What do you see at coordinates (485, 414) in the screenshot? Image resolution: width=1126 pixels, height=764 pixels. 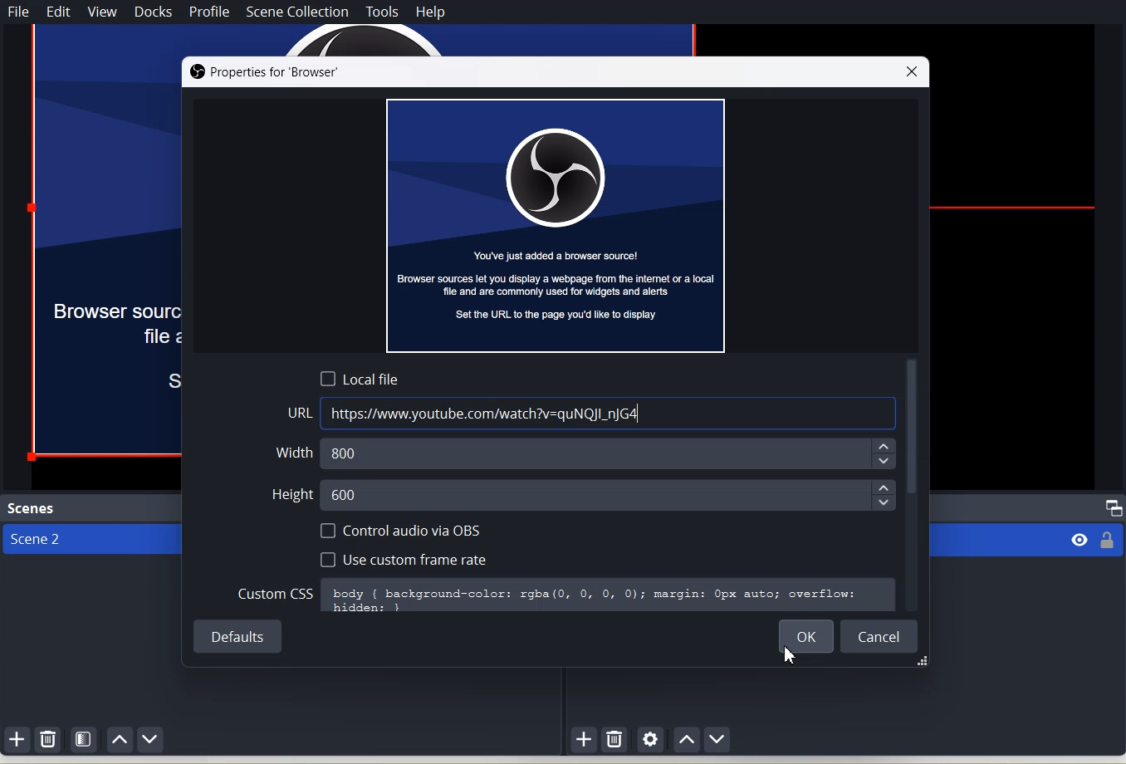 I see `https://www.youtube.com/watch?v=quNQJI_nJG4|` at bounding box center [485, 414].